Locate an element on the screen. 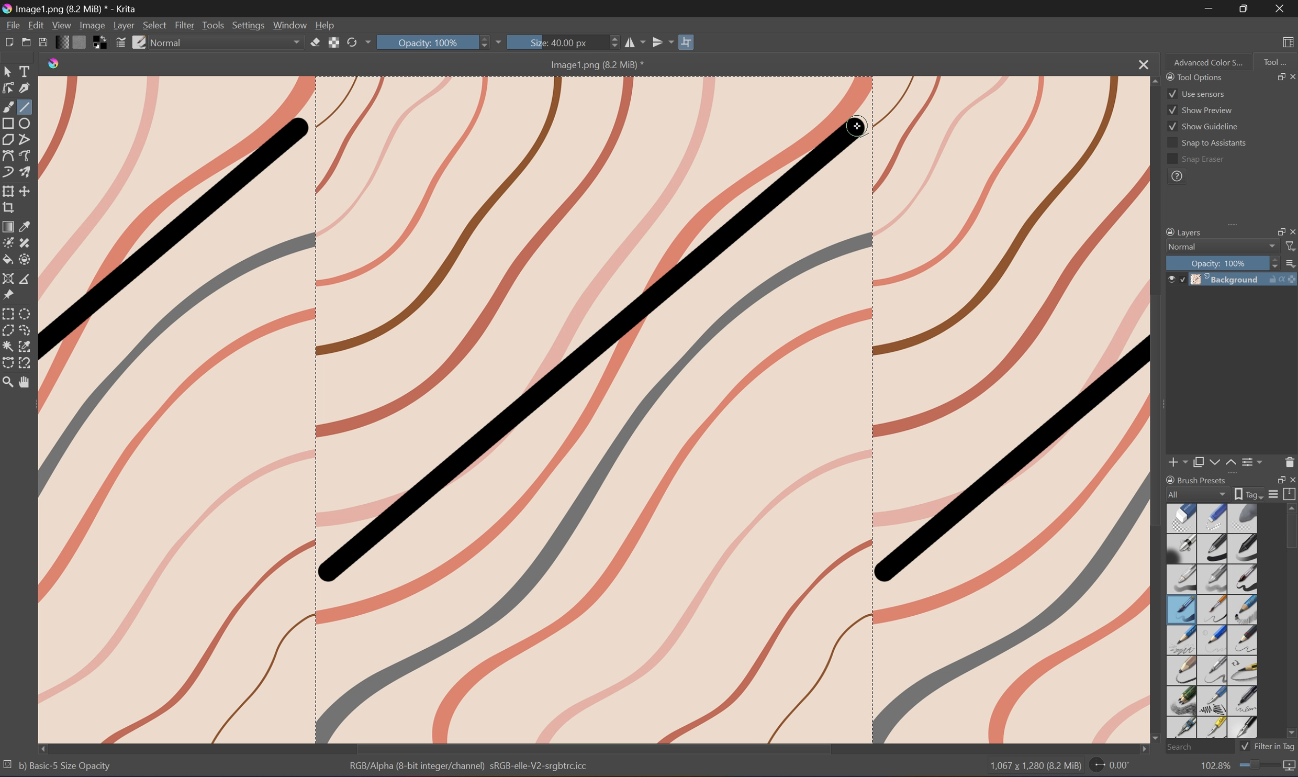 This screenshot has width=1298, height=777. Filter in tag is located at coordinates (1275, 746).